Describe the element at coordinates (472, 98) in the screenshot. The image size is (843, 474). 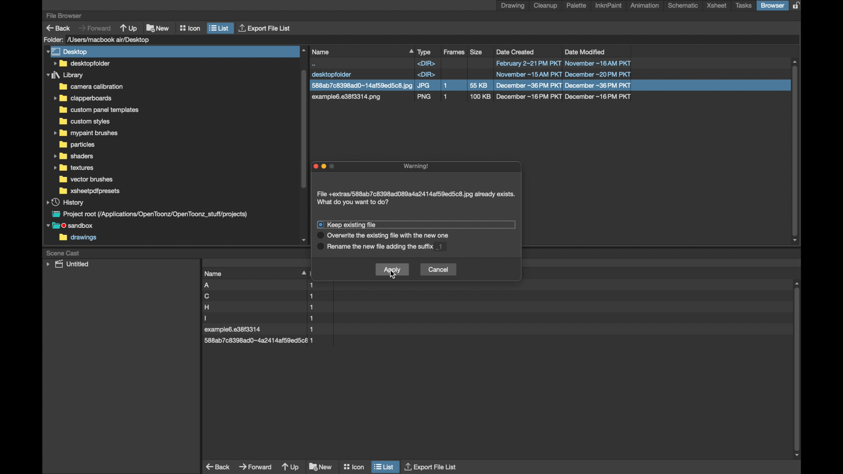
I see `file` at that location.